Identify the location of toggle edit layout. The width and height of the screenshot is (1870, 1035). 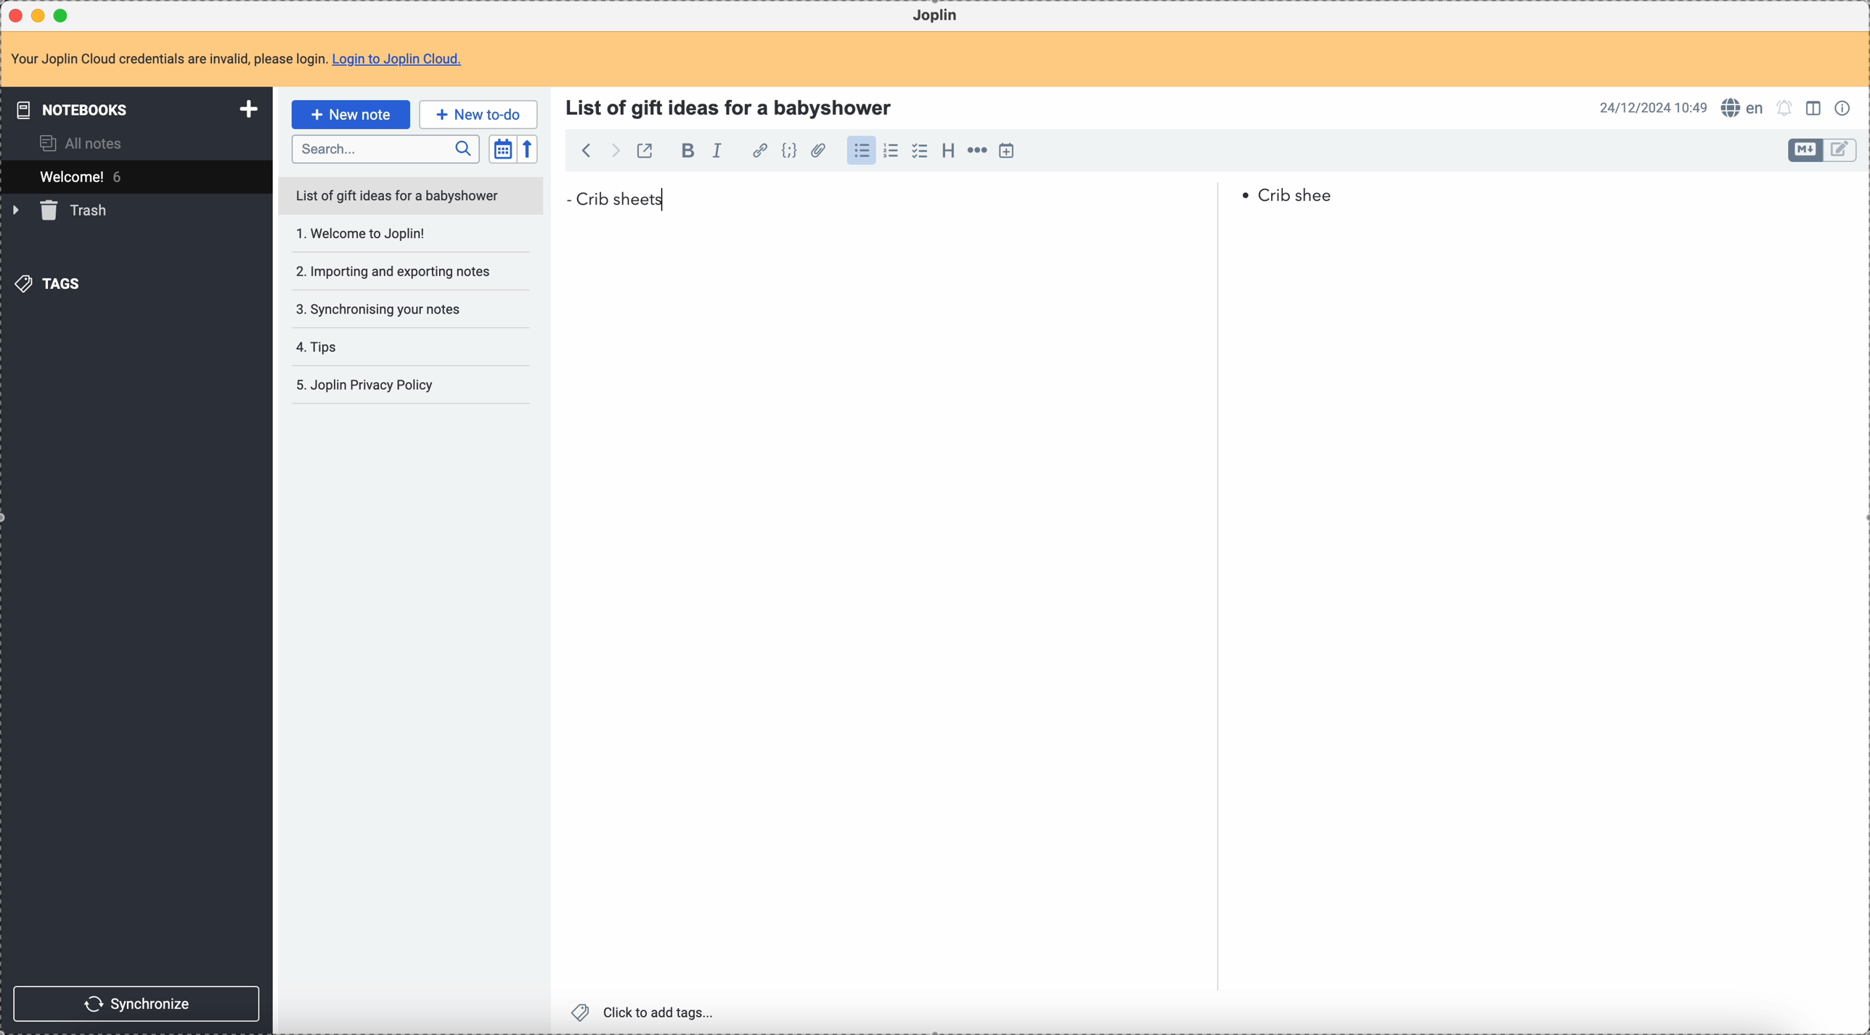
(1816, 110).